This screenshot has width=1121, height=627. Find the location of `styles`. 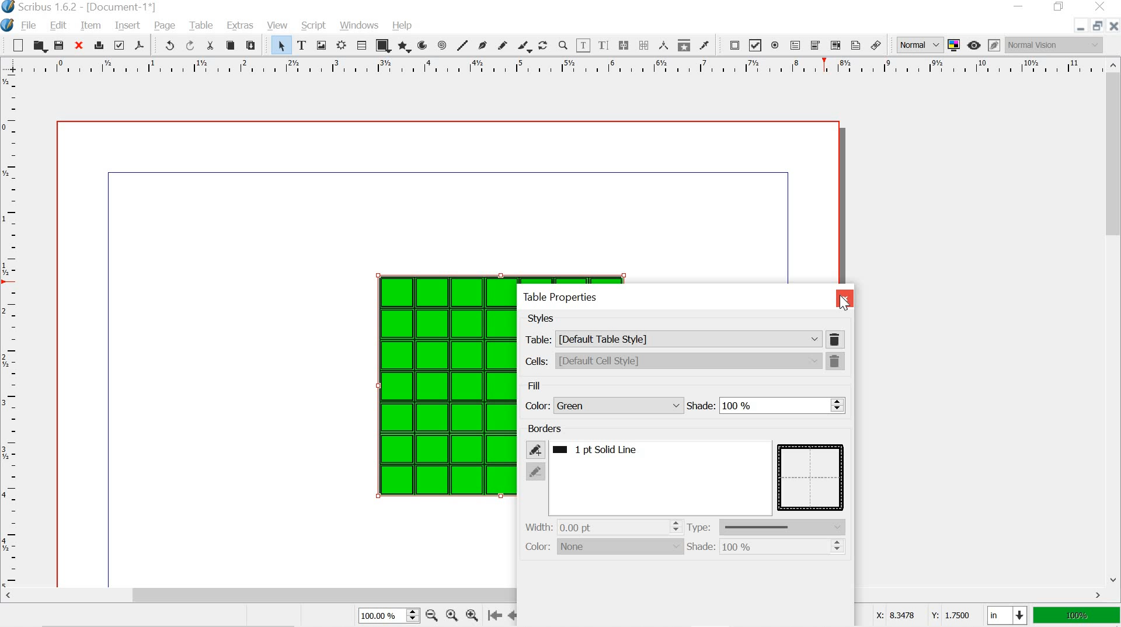

styles is located at coordinates (542, 319).